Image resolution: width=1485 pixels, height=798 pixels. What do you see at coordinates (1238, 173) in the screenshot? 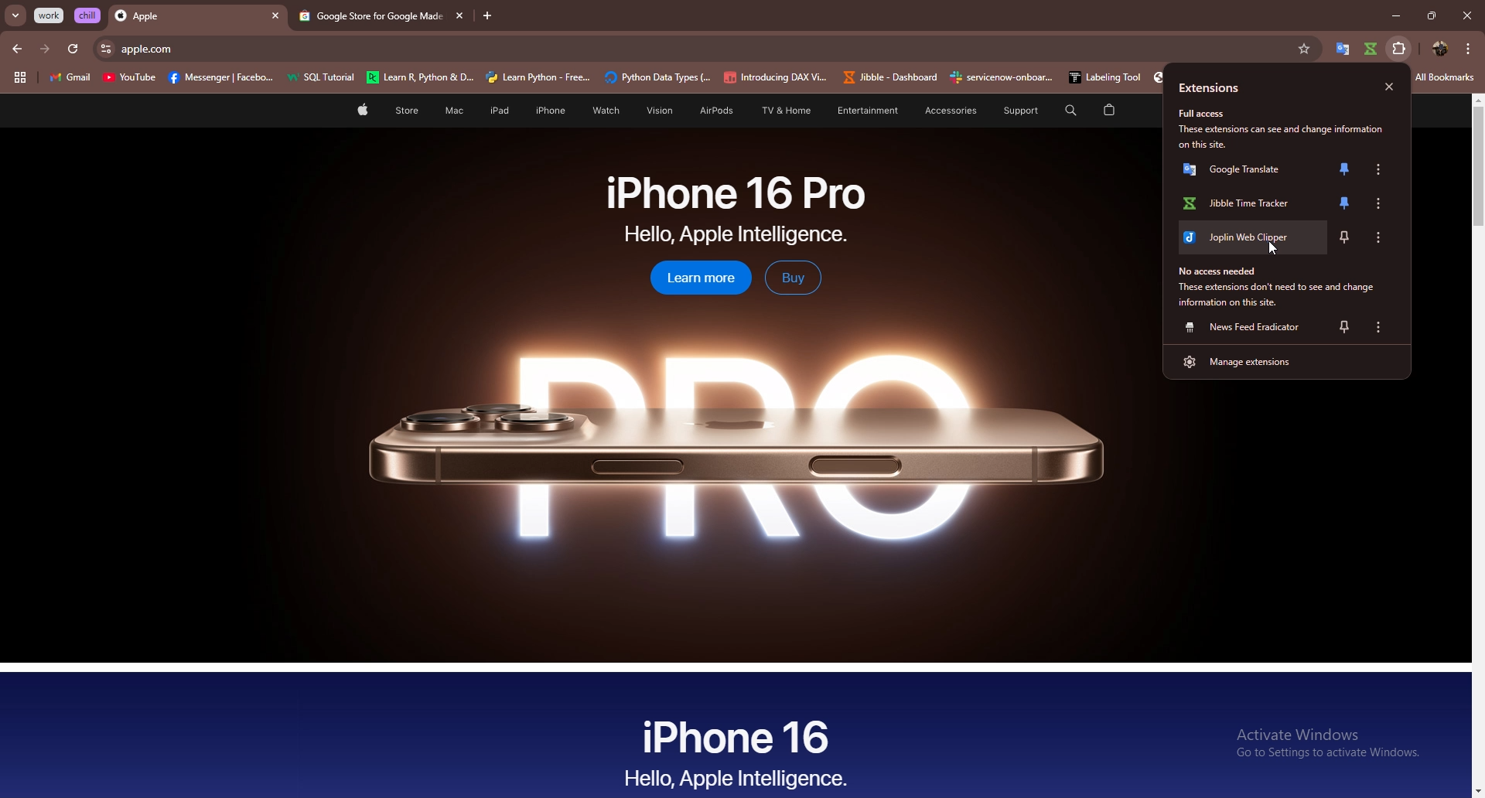
I see `Google Translate:` at bounding box center [1238, 173].